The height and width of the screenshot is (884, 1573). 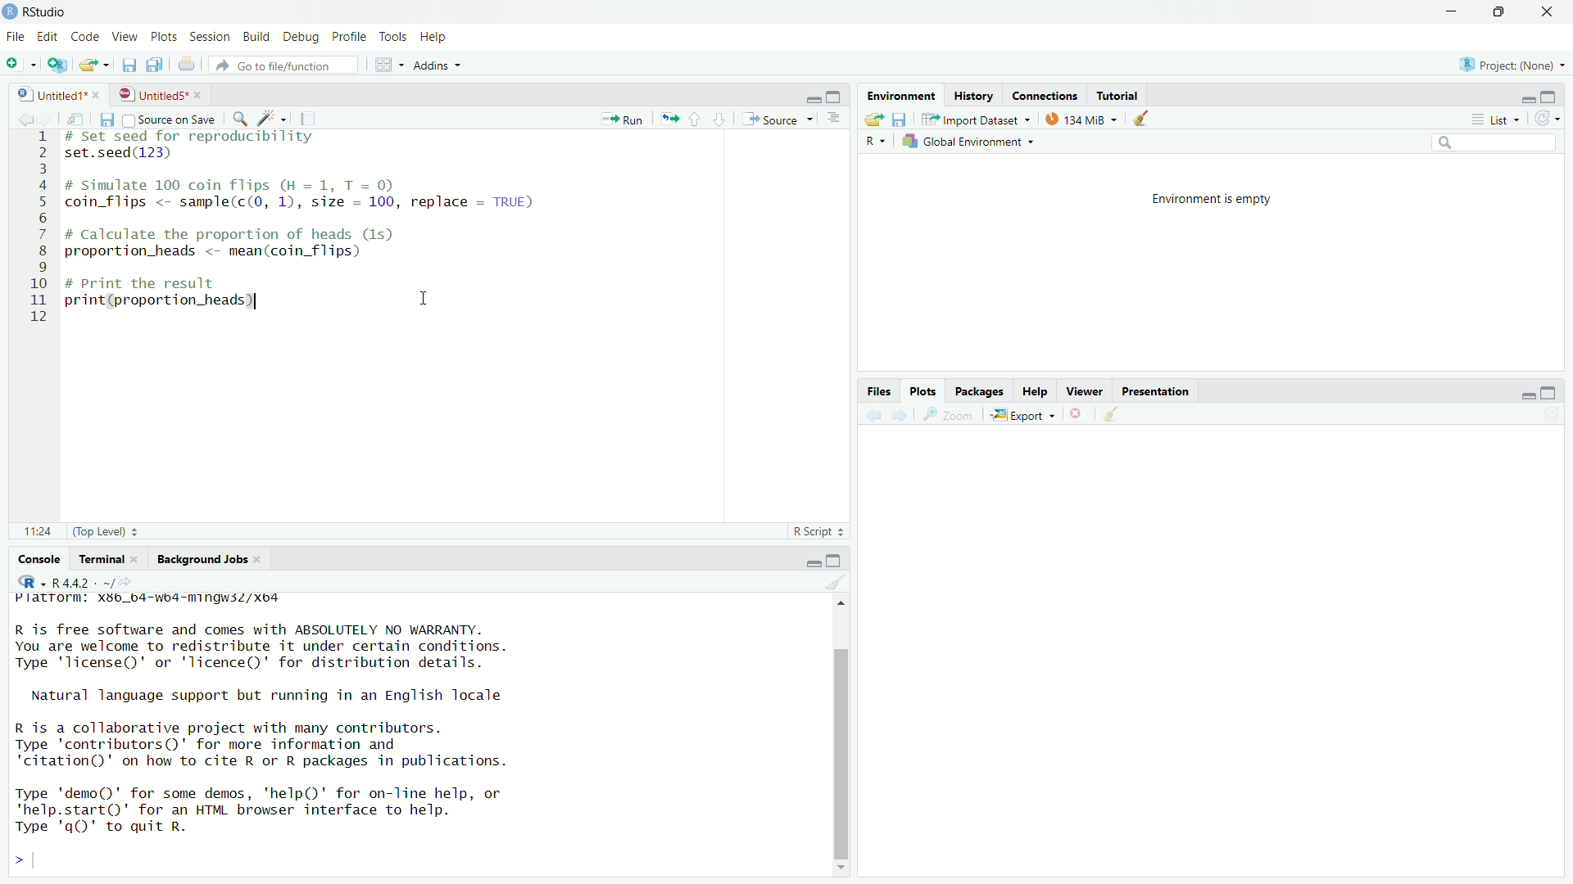 What do you see at coordinates (393, 36) in the screenshot?
I see `tools` at bounding box center [393, 36].